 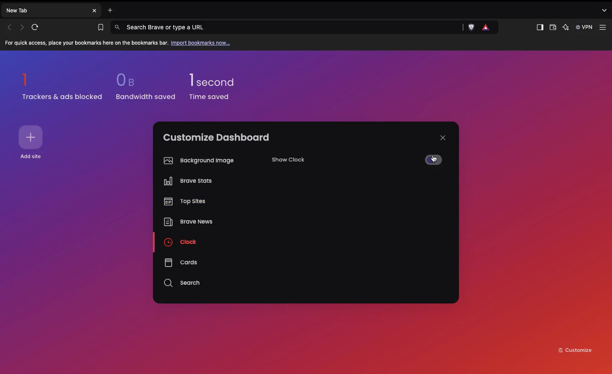 What do you see at coordinates (443, 138) in the screenshot?
I see `Close` at bounding box center [443, 138].